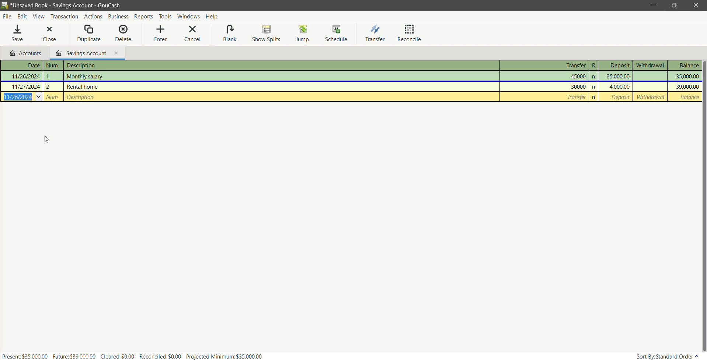 The height and width of the screenshot is (360, 707). Describe the element at coordinates (49, 33) in the screenshot. I see `Close` at that location.